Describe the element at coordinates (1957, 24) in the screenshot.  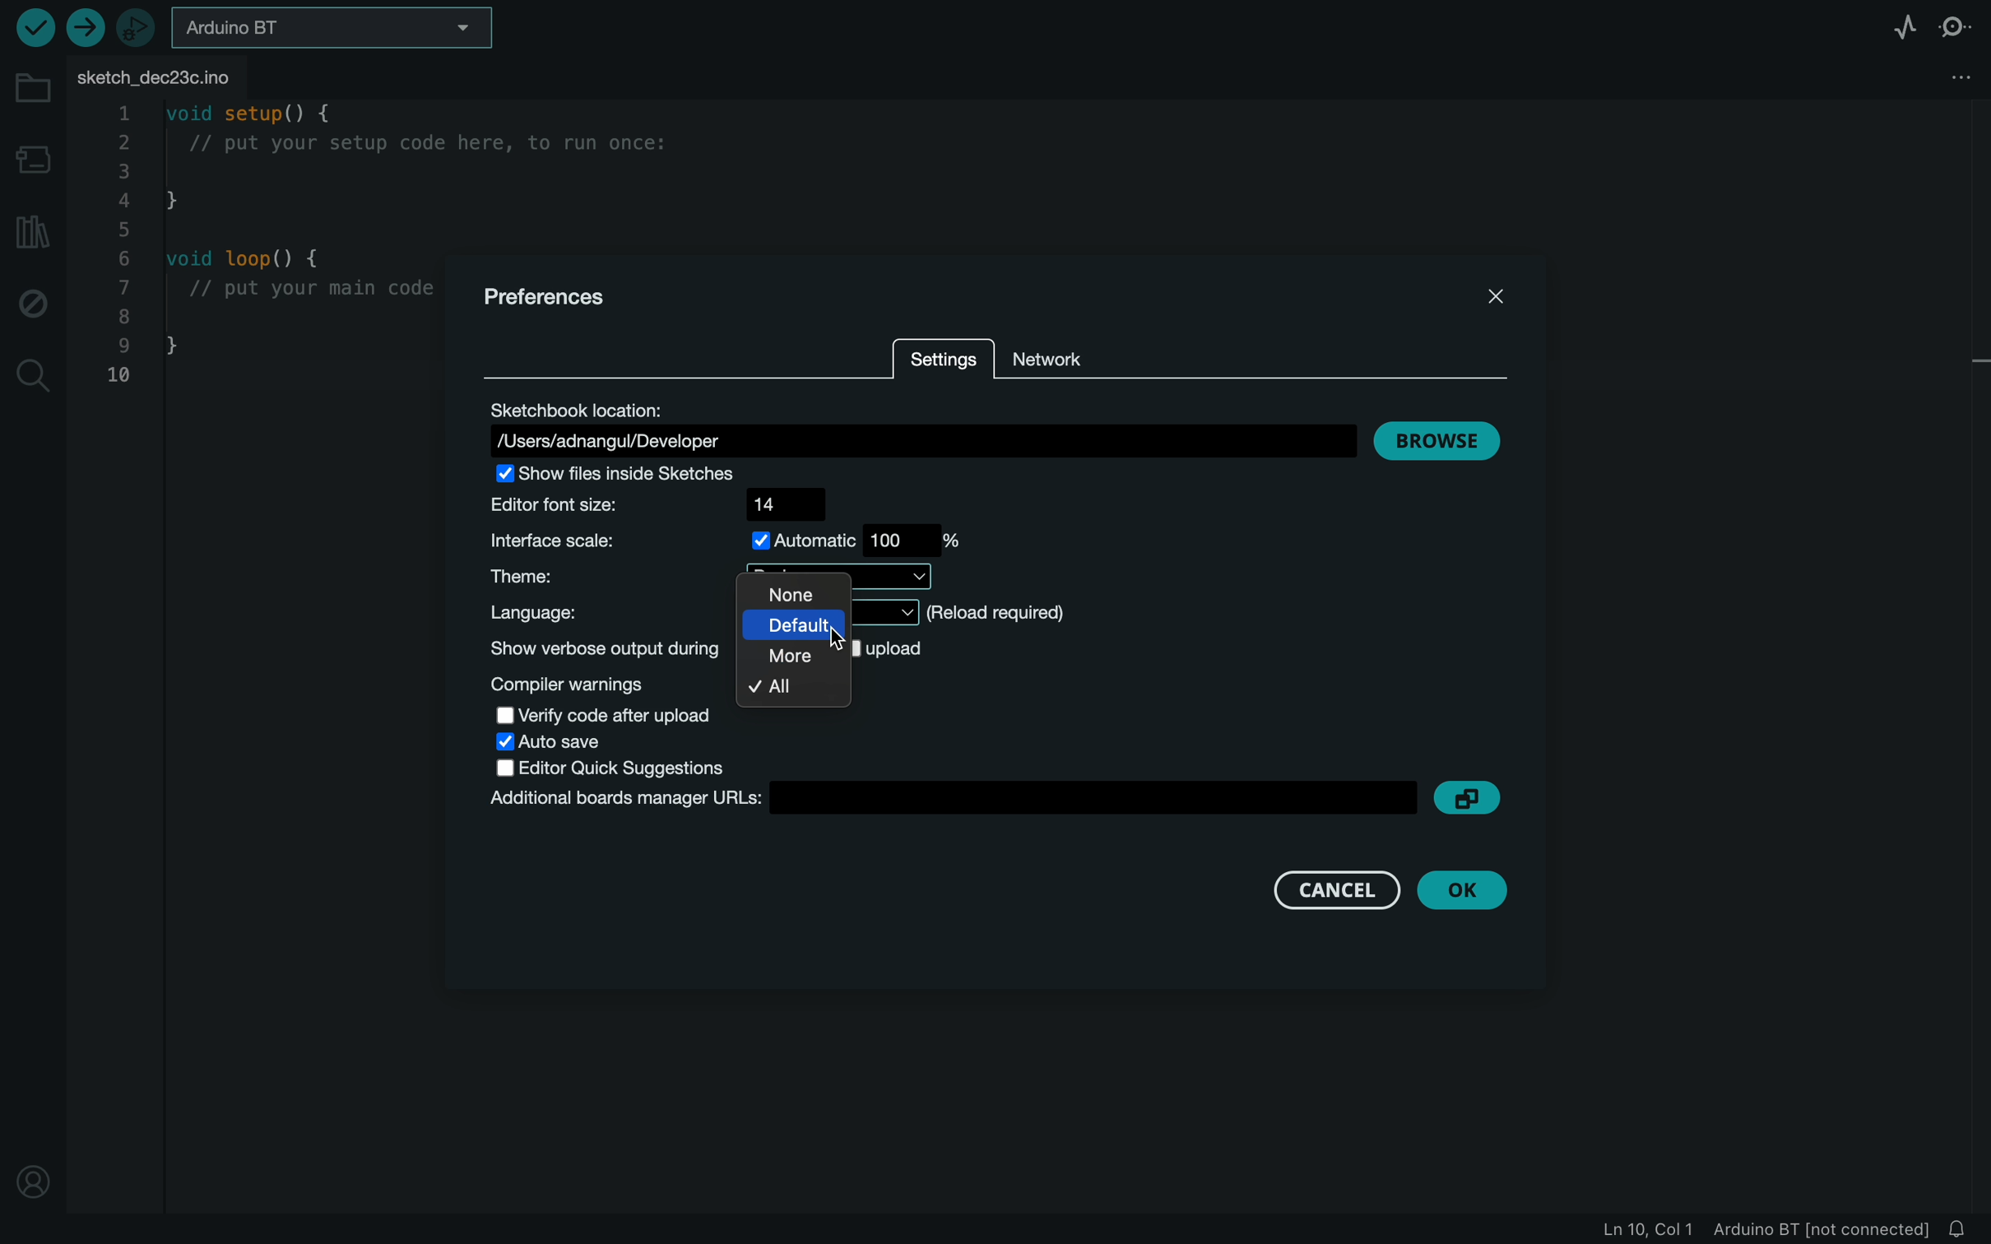
I see `serial monitor` at that location.